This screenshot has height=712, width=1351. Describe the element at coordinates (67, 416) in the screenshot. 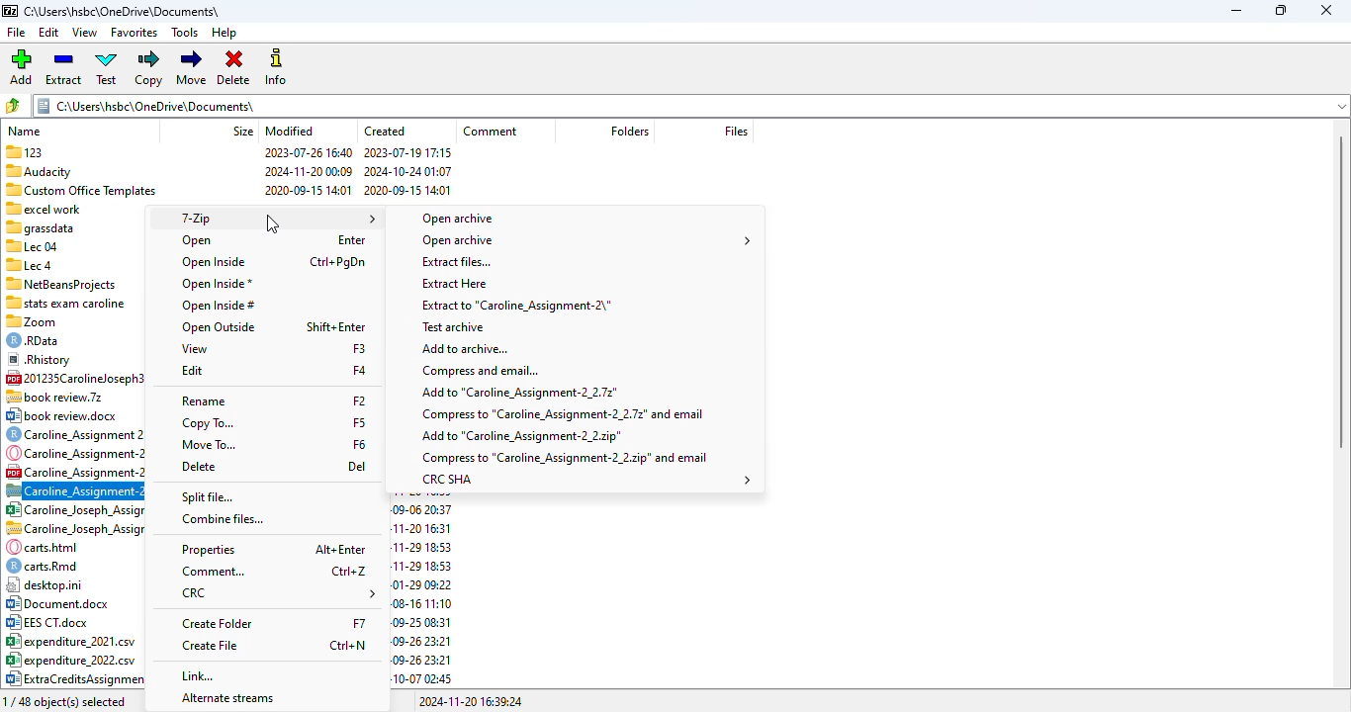

I see `03: book review.docx 12655 2020-09-24 10:44 2020-09-25 08:31` at that location.